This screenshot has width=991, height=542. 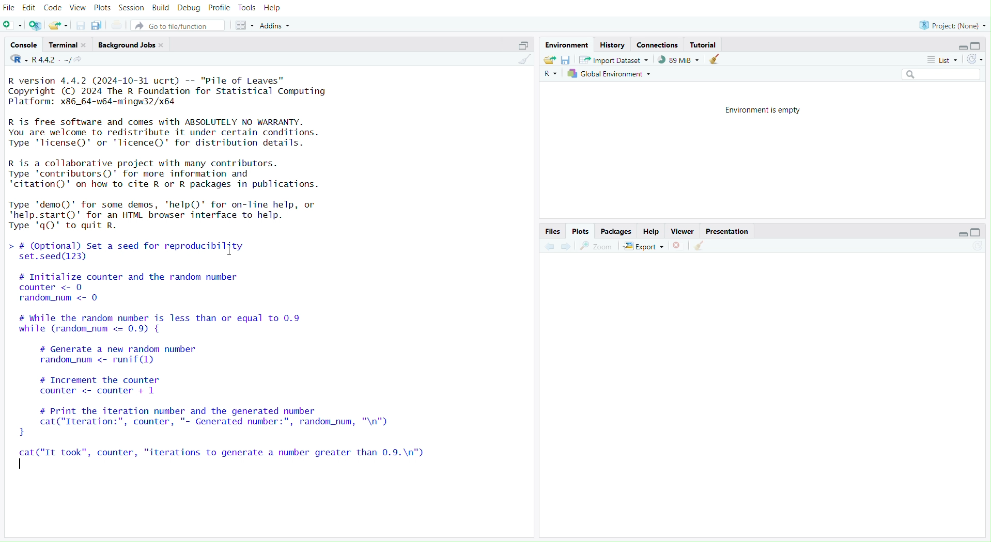 I want to click on Go forward to the next source location (Ctrl + F10), so click(x=568, y=245).